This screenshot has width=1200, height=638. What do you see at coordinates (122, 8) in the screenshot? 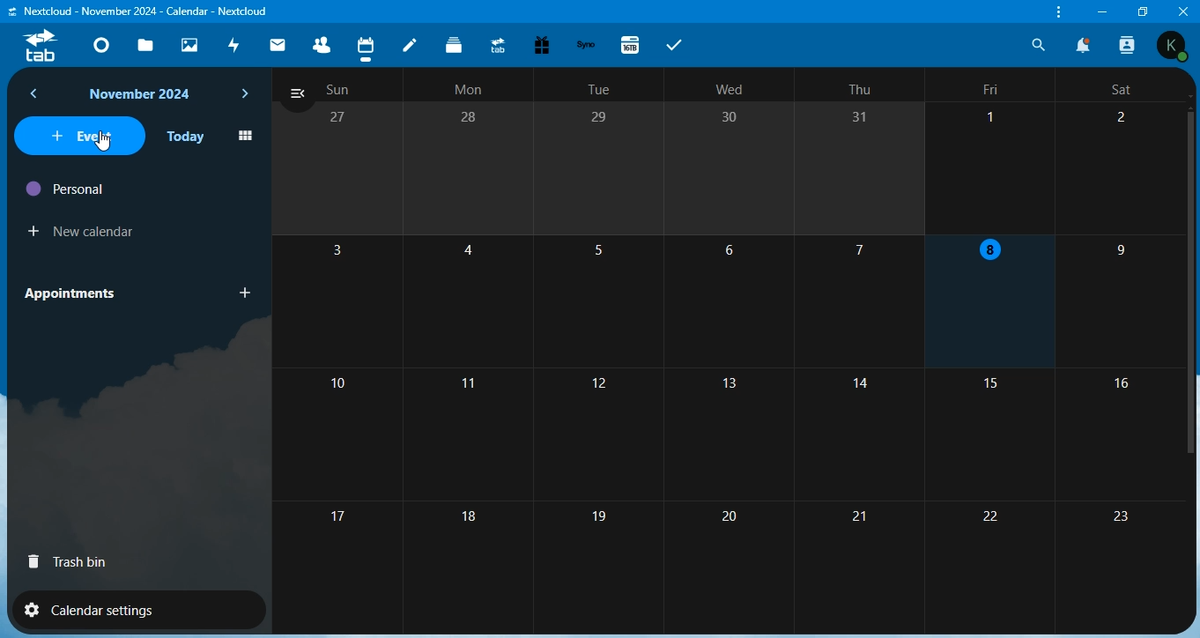
I see `'Nextcloud - Dashboard - Nextcloud` at bounding box center [122, 8].